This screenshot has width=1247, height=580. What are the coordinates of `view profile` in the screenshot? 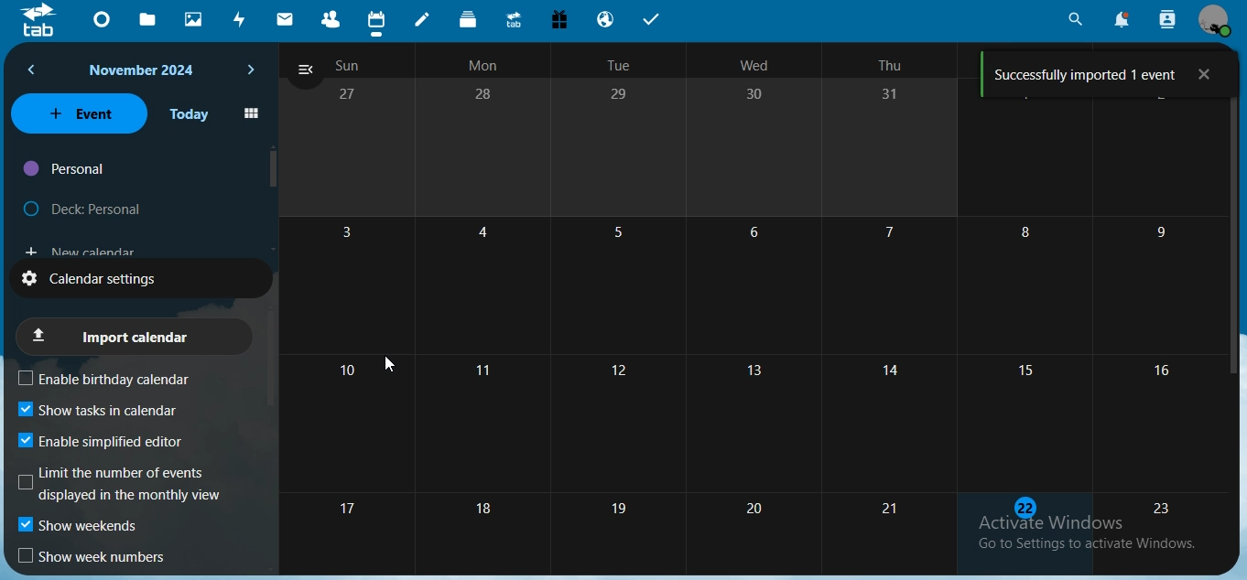 It's located at (1213, 20).